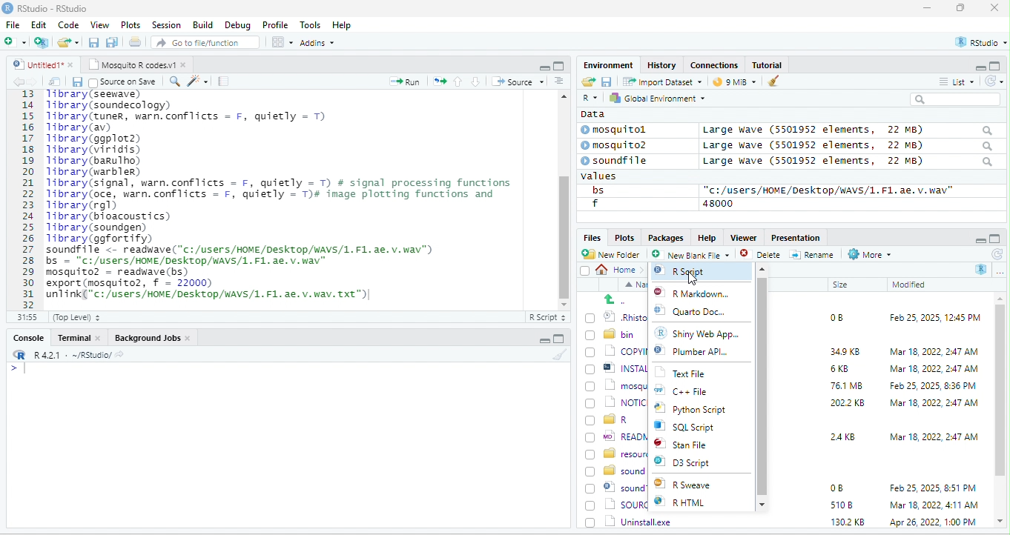  I want to click on © Rhistory, so click(618, 316).